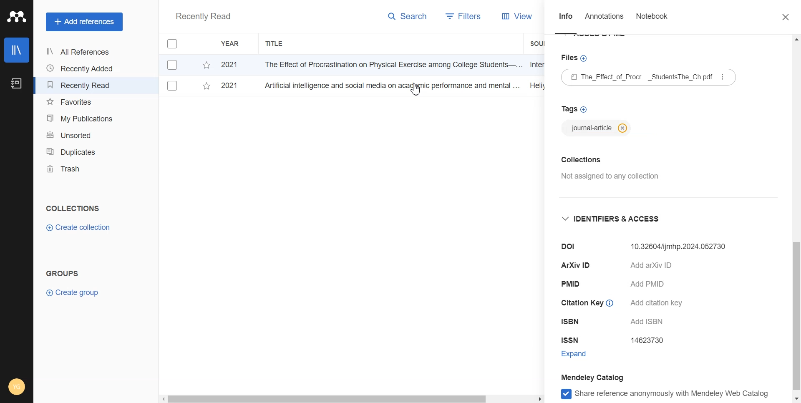  Describe the element at coordinates (617, 322) in the screenshot. I see `ISBN Add ISBN` at that location.